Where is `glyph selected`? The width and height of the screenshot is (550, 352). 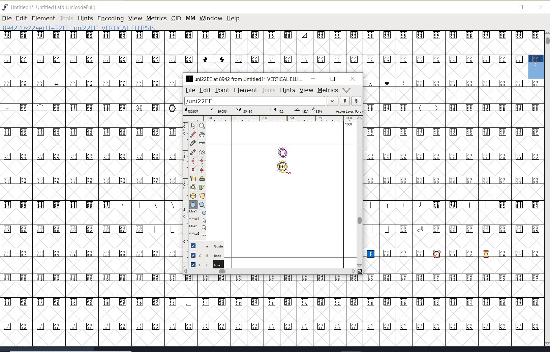
glyph selected is located at coordinates (536, 67).